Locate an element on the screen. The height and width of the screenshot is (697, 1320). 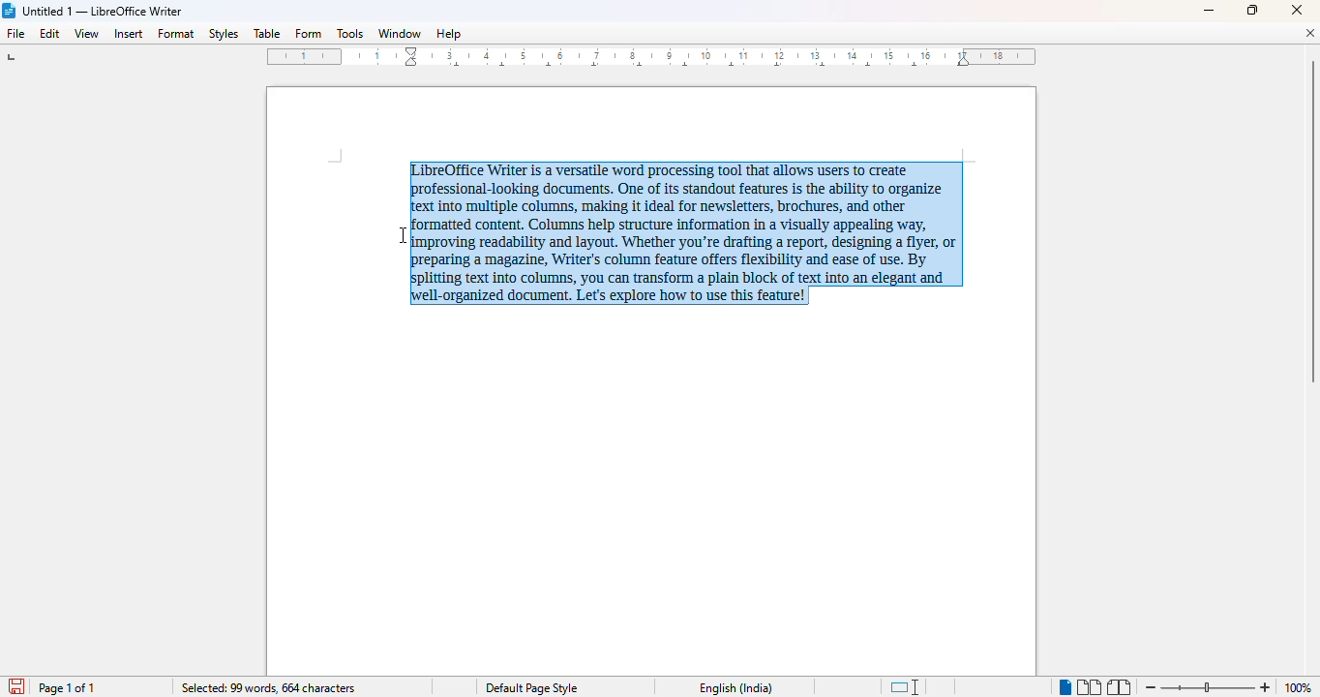
book view is located at coordinates (1119, 687).